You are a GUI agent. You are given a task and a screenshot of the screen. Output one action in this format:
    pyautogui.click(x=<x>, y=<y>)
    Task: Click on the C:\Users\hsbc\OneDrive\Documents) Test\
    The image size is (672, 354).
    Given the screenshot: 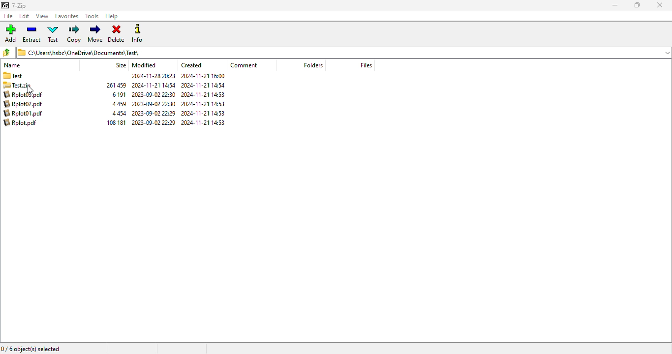 What is the action you would take?
    pyautogui.click(x=337, y=53)
    